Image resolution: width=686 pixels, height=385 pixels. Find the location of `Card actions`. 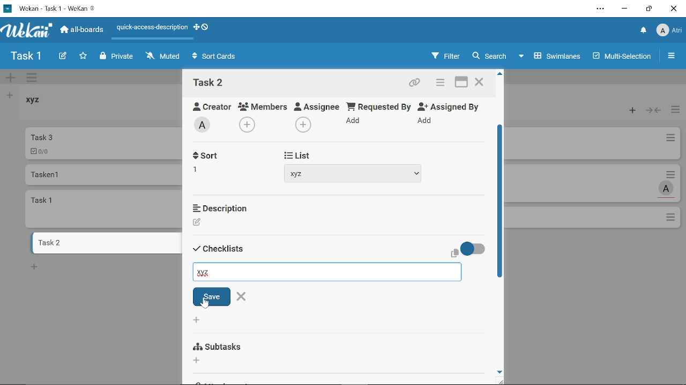

Card actions is located at coordinates (670, 140).